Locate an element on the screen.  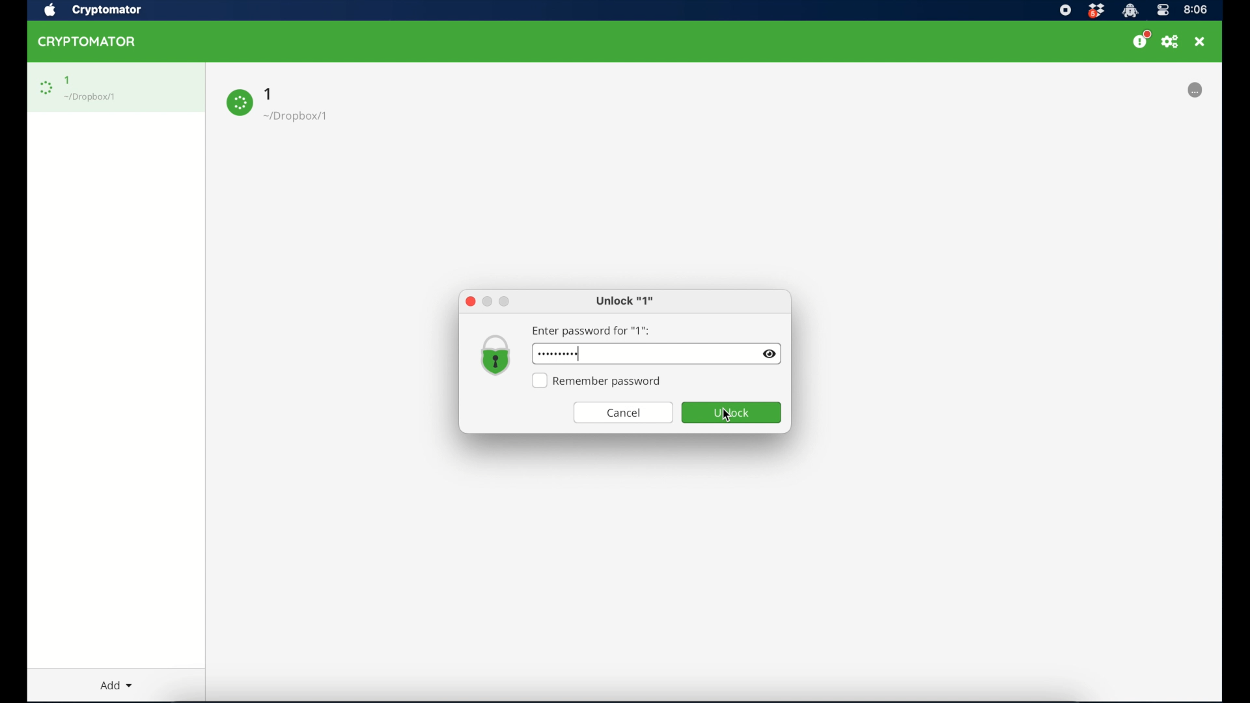
options is located at coordinates (1195, 90).